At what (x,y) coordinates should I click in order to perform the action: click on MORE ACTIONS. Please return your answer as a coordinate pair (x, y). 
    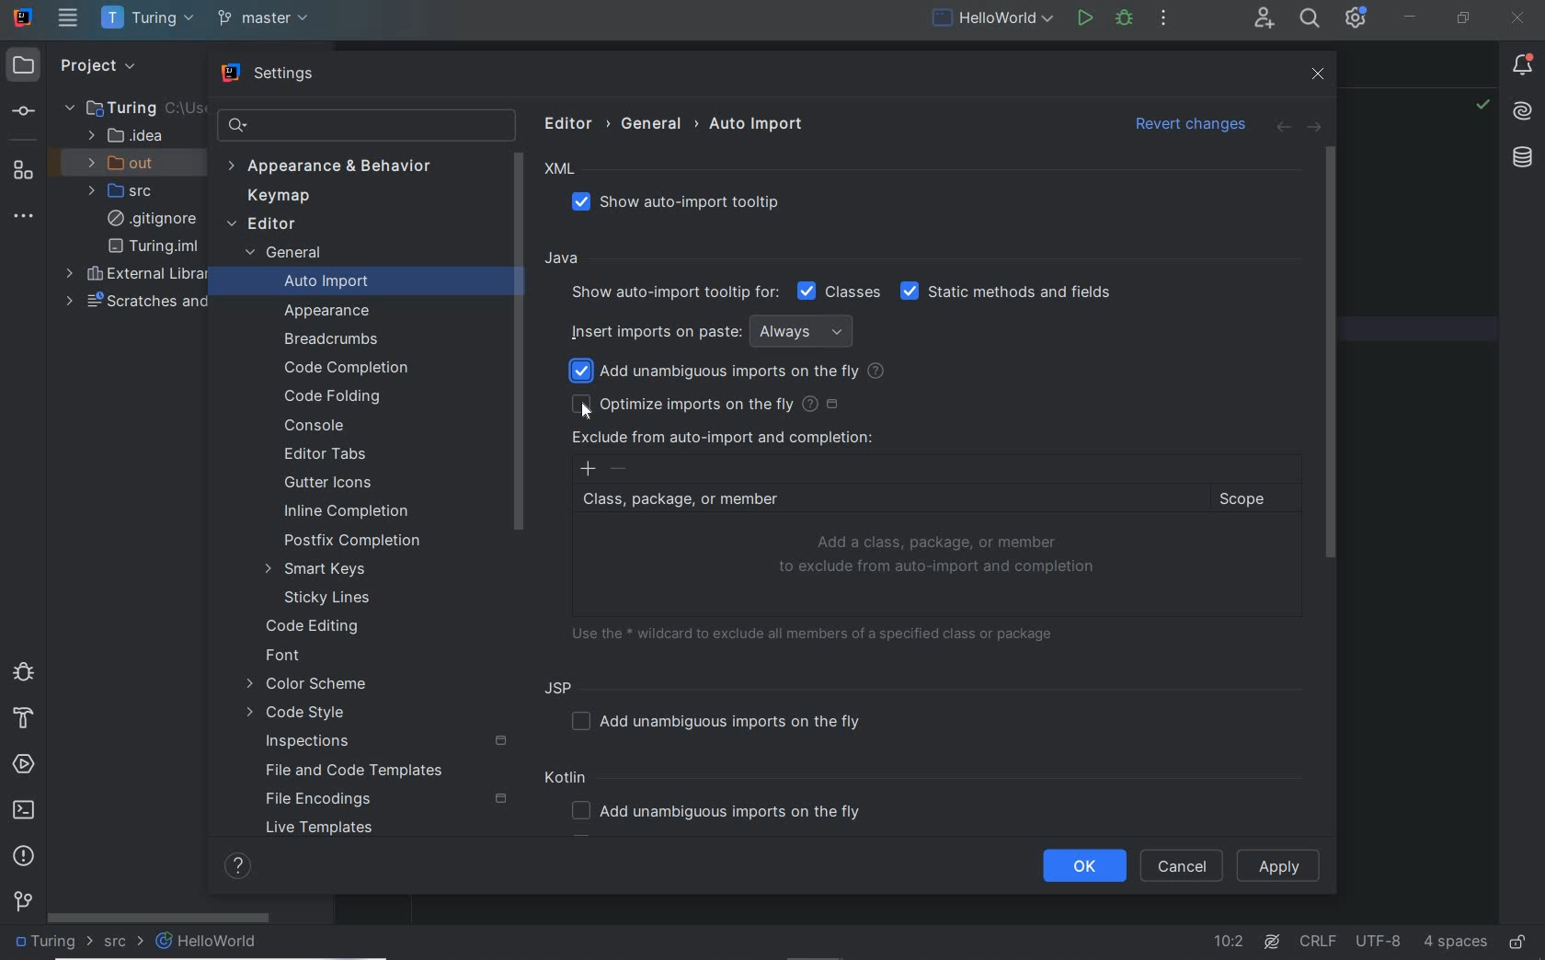
    Looking at the image, I should click on (1163, 17).